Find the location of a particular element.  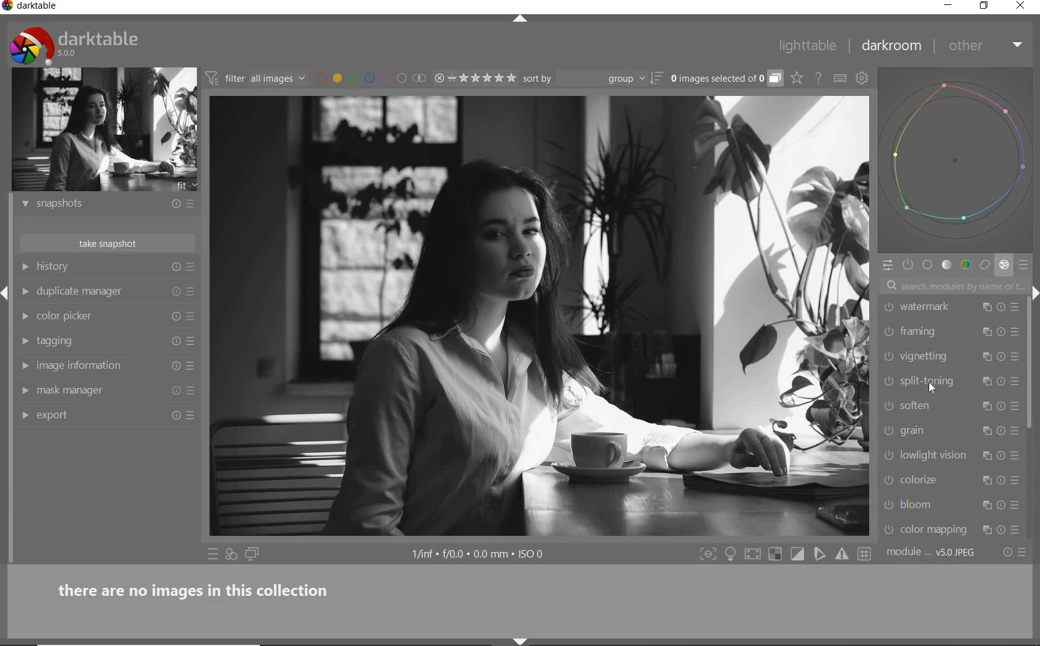

take snapshot is located at coordinates (105, 243).